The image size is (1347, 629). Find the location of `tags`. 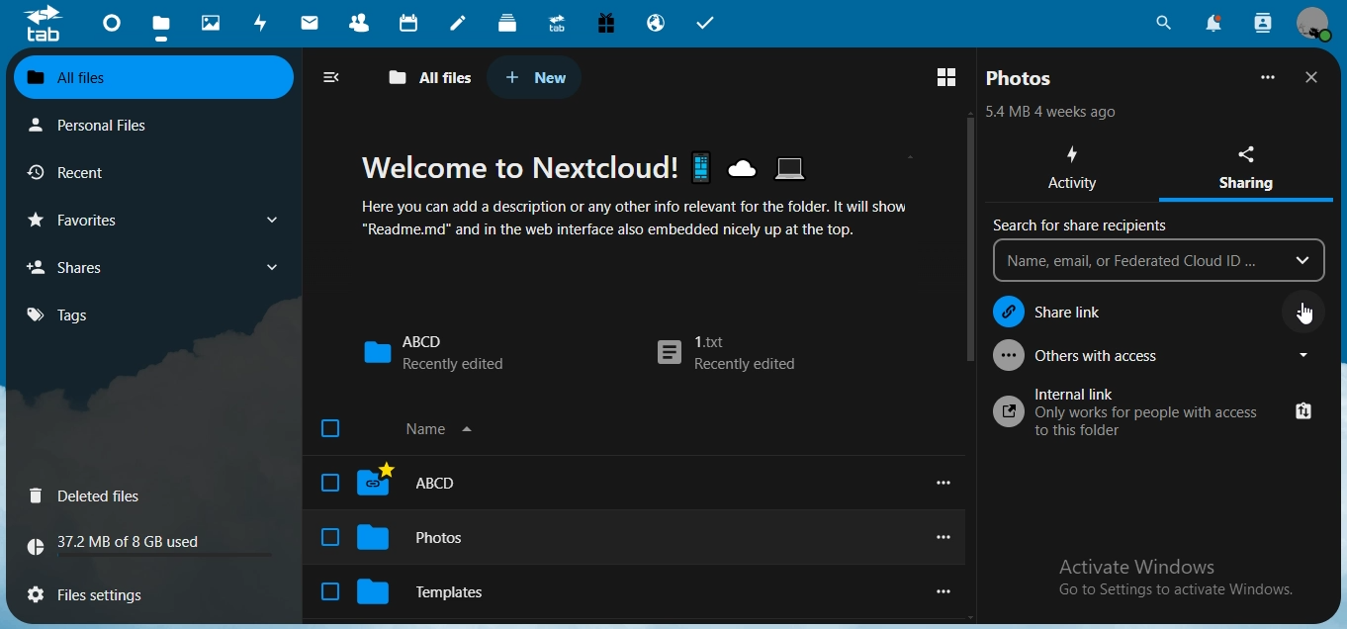

tags is located at coordinates (69, 314).